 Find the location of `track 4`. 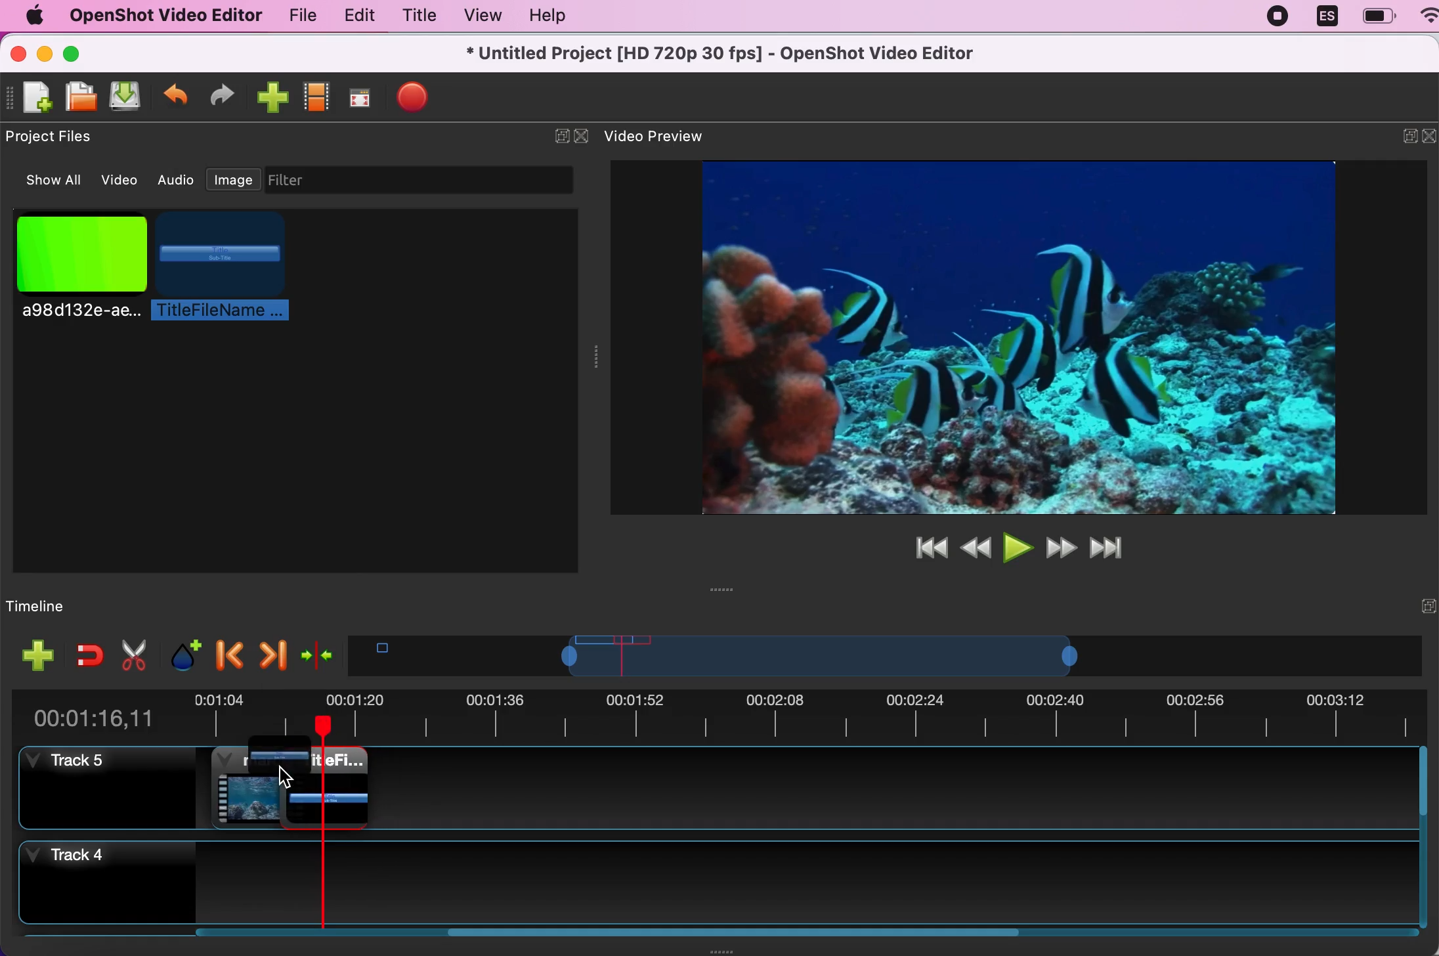

track 4 is located at coordinates (718, 885).